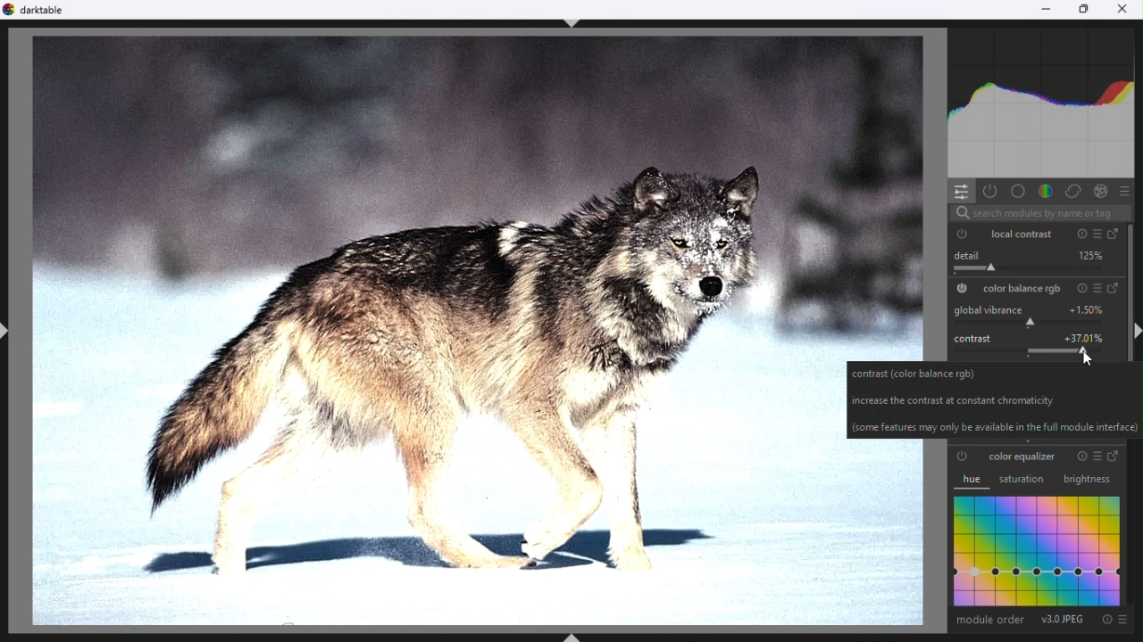 This screenshot has width=1143, height=642. Describe the element at coordinates (1086, 358) in the screenshot. I see `cursor` at that location.